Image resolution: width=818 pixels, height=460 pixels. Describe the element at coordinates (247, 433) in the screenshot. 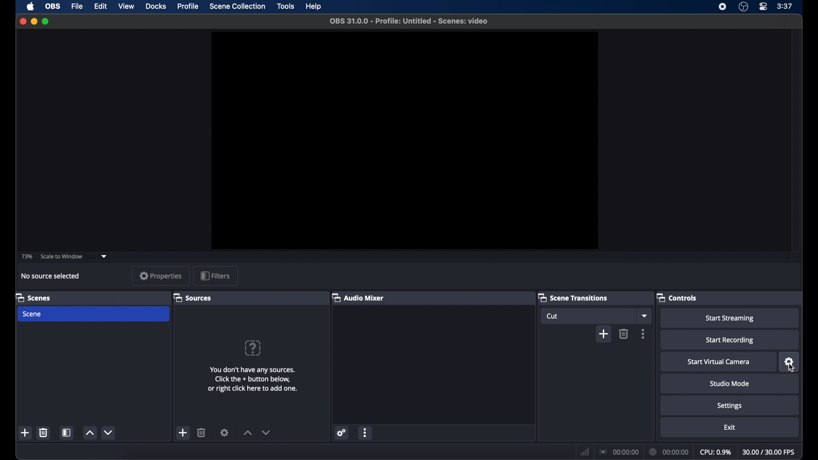

I see `increment` at that location.